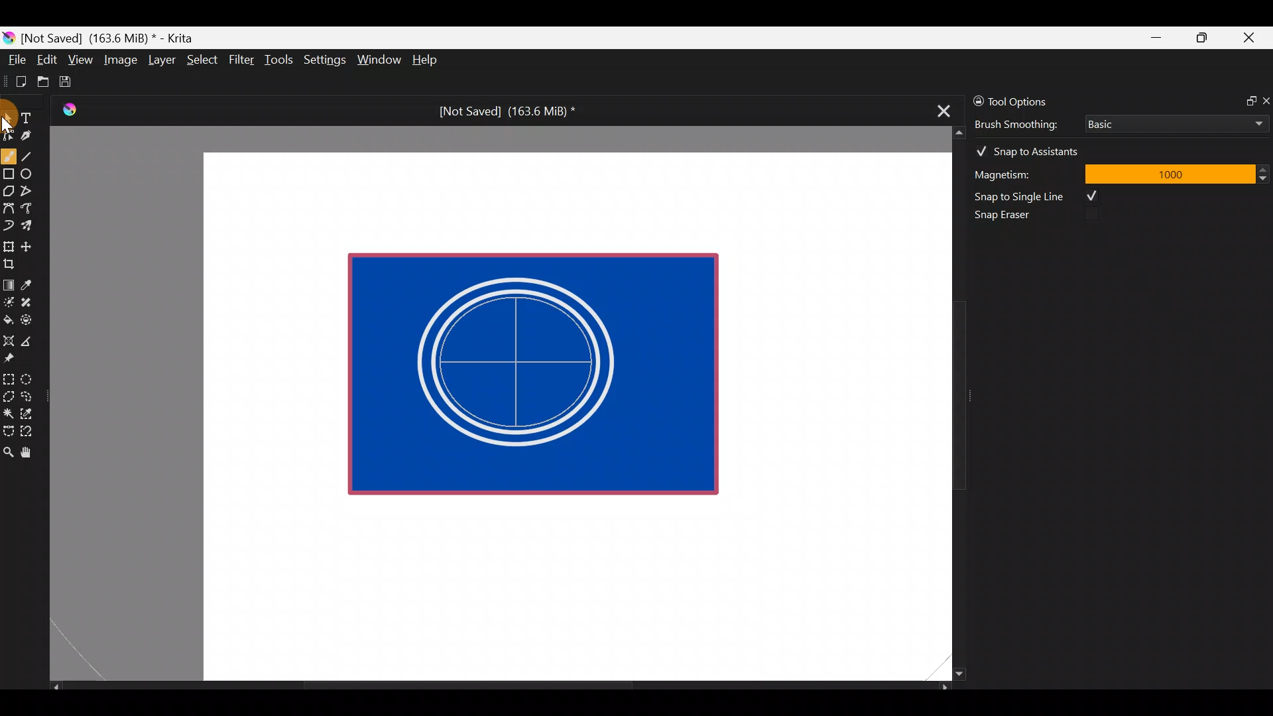 This screenshot has height=716, width=1273. What do you see at coordinates (8, 244) in the screenshot?
I see `Transform a layer/selection` at bounding box center [8, 244].